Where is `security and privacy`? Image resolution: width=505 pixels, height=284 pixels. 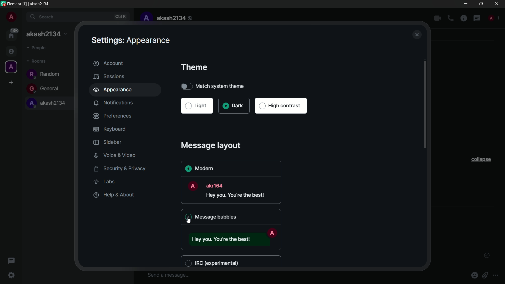 security and privacy is located at coordinates (117, 168).